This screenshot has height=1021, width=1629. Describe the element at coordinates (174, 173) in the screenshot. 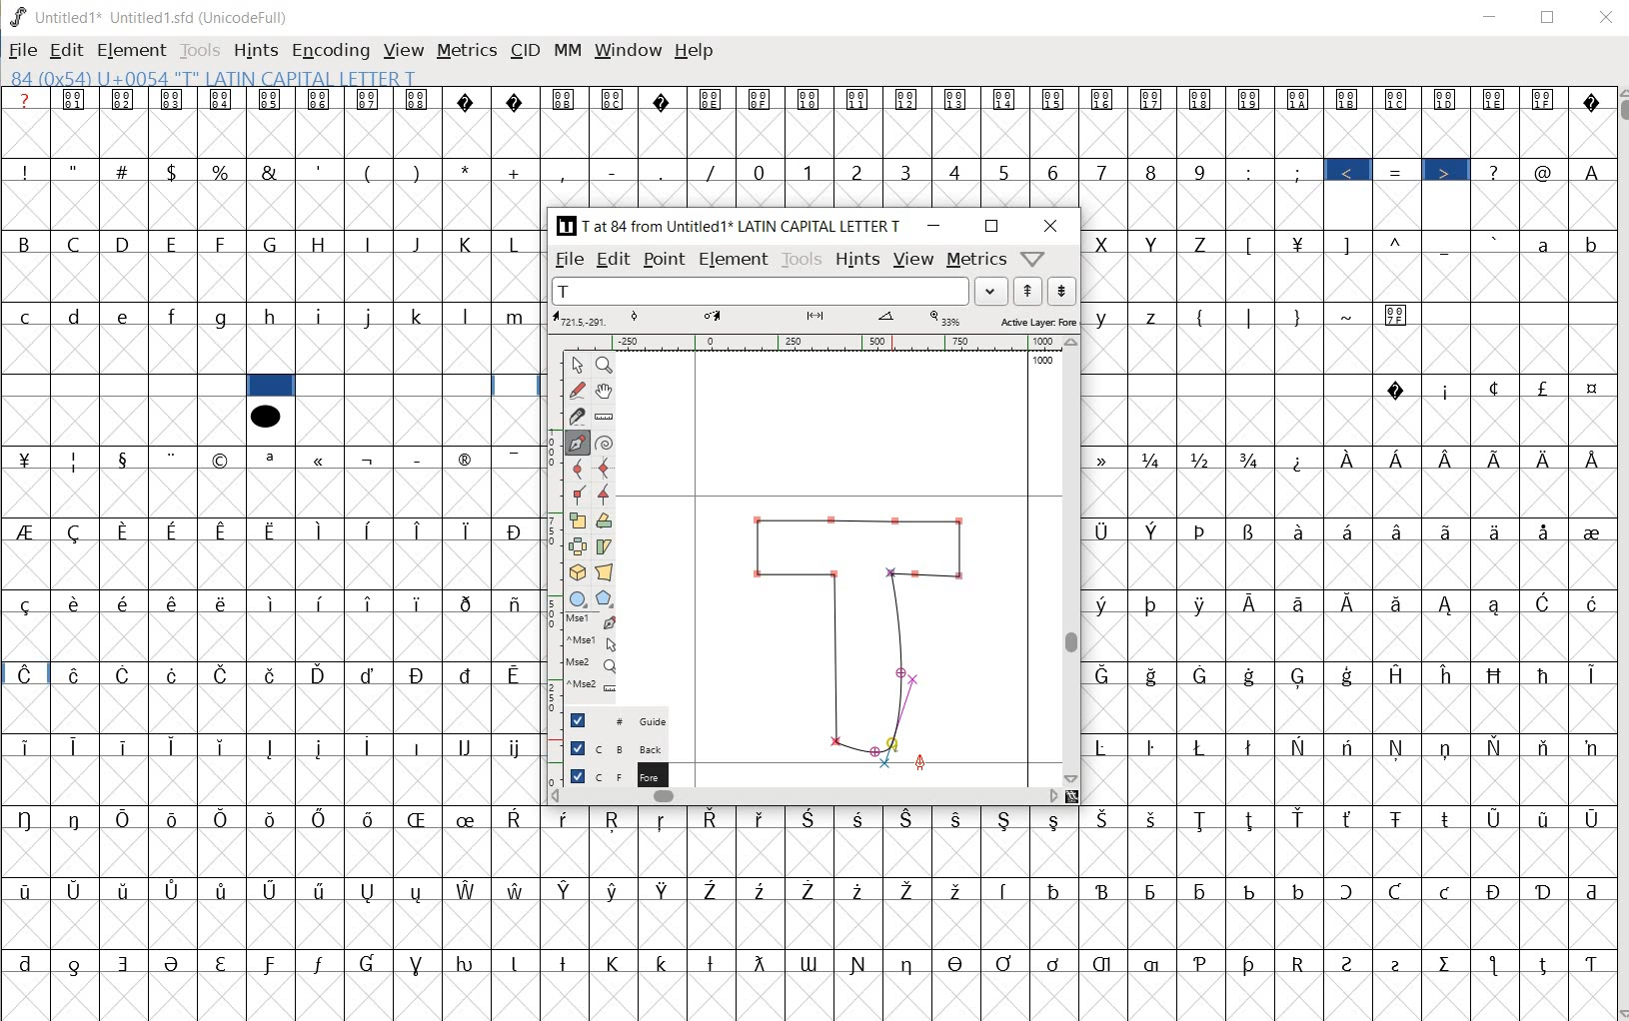

I see `$` at that location.